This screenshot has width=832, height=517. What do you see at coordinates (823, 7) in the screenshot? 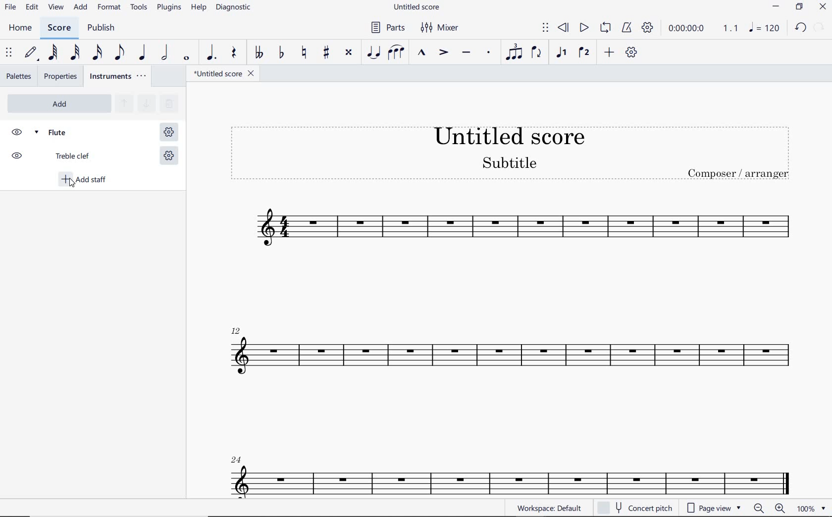
I see `CLOSE` at bounding box center [823, 7].